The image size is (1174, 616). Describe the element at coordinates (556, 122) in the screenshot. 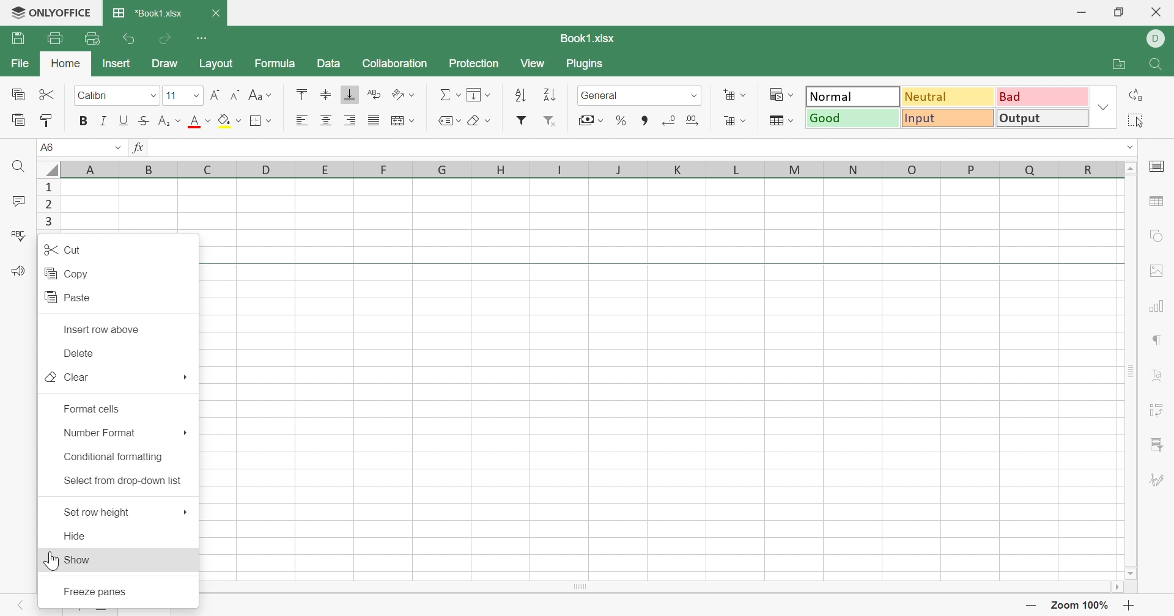

I see `Remove style` at that location.